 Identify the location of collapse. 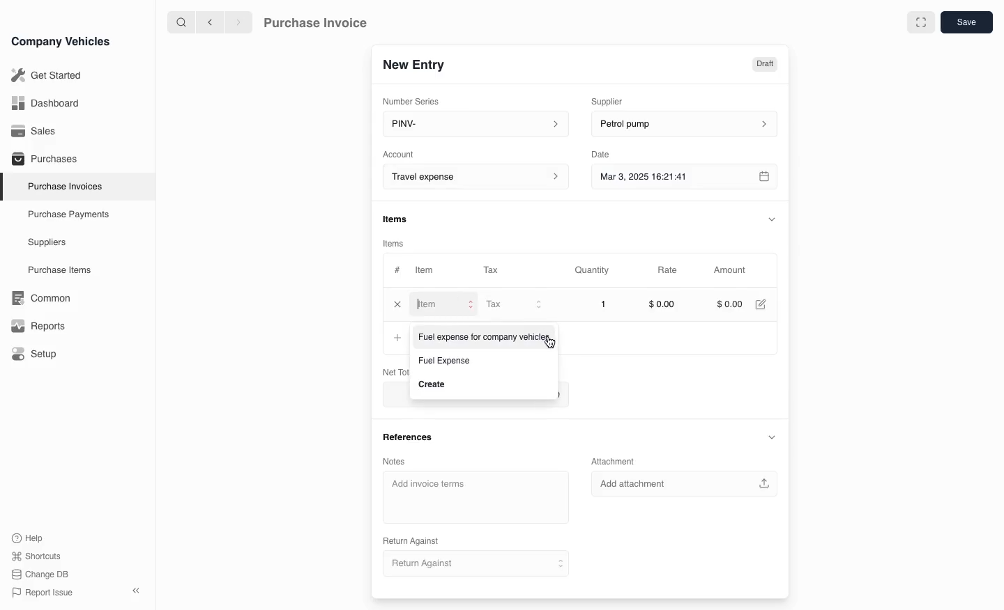
(773, 218).